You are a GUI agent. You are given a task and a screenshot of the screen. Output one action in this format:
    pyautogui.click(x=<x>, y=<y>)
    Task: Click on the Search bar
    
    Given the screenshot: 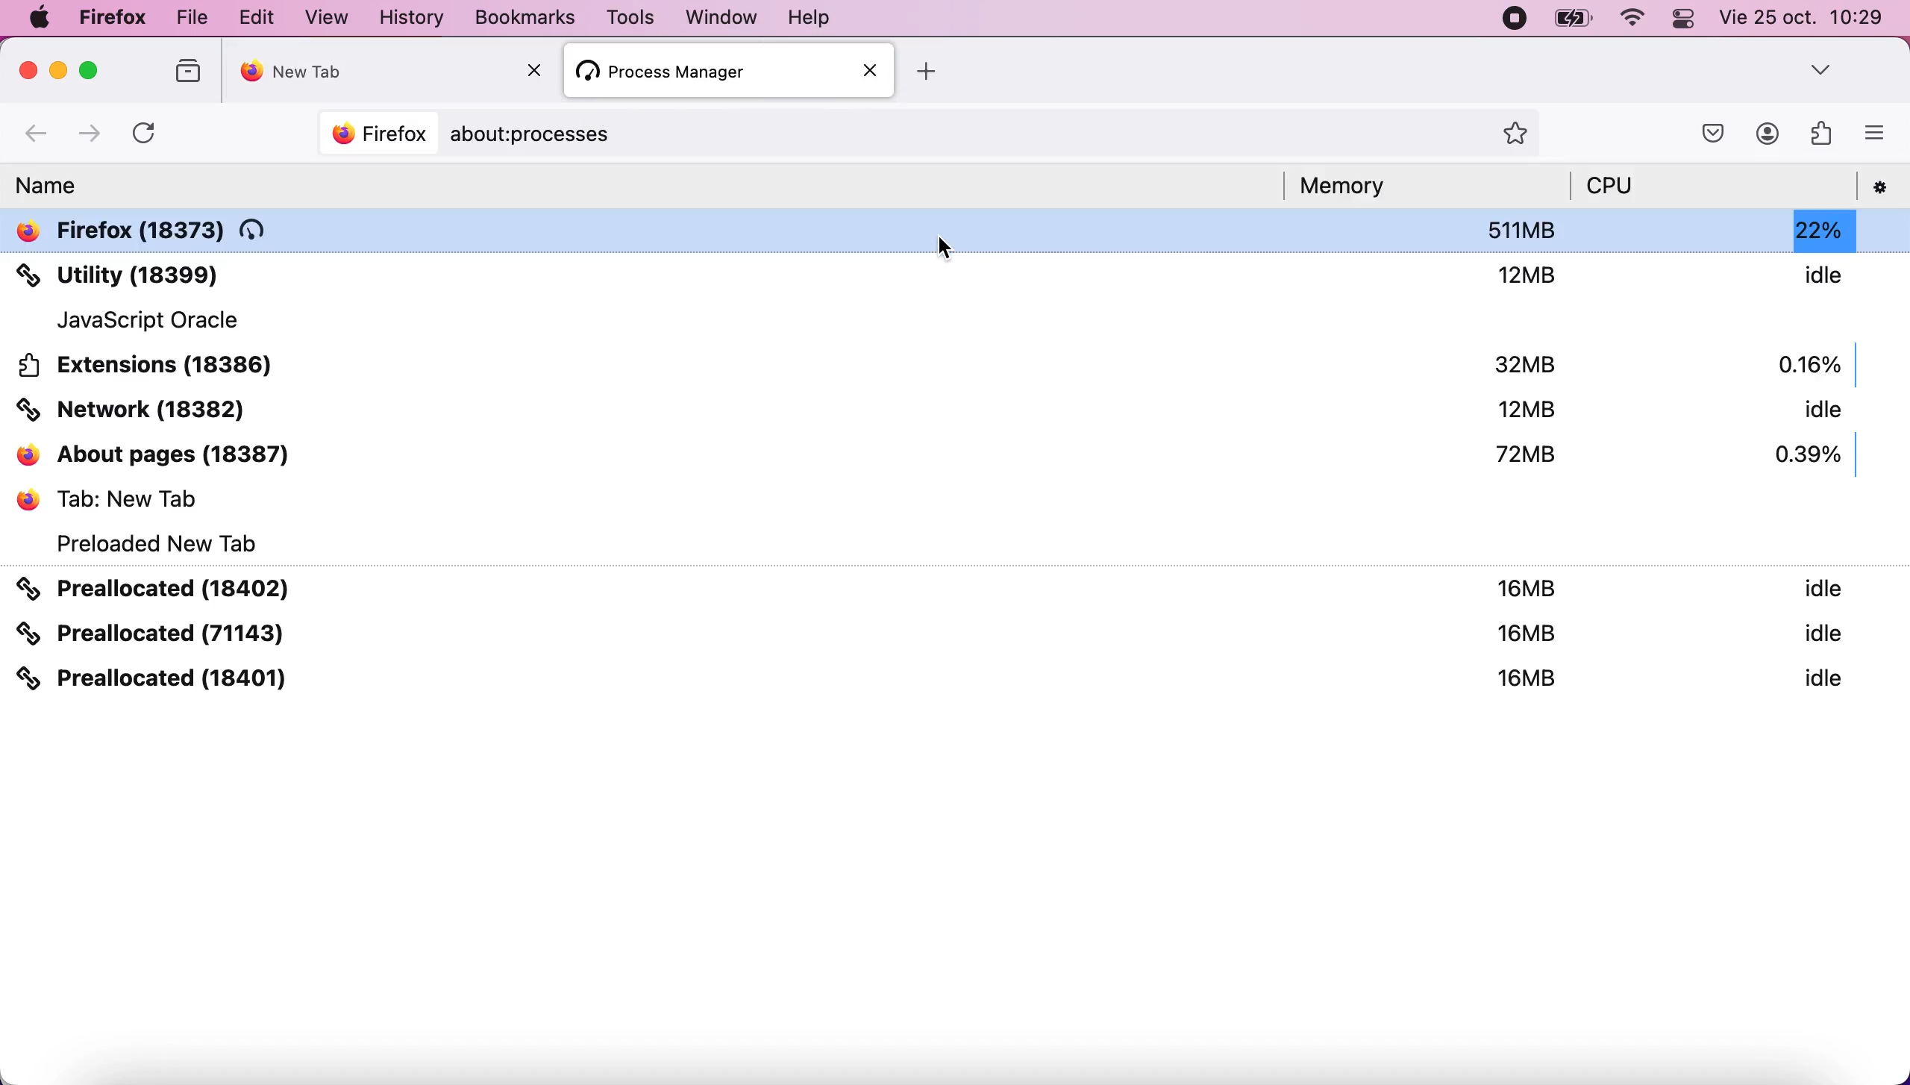 What is the action you would take?
    pyautogui.click(x=927, y=136)
    